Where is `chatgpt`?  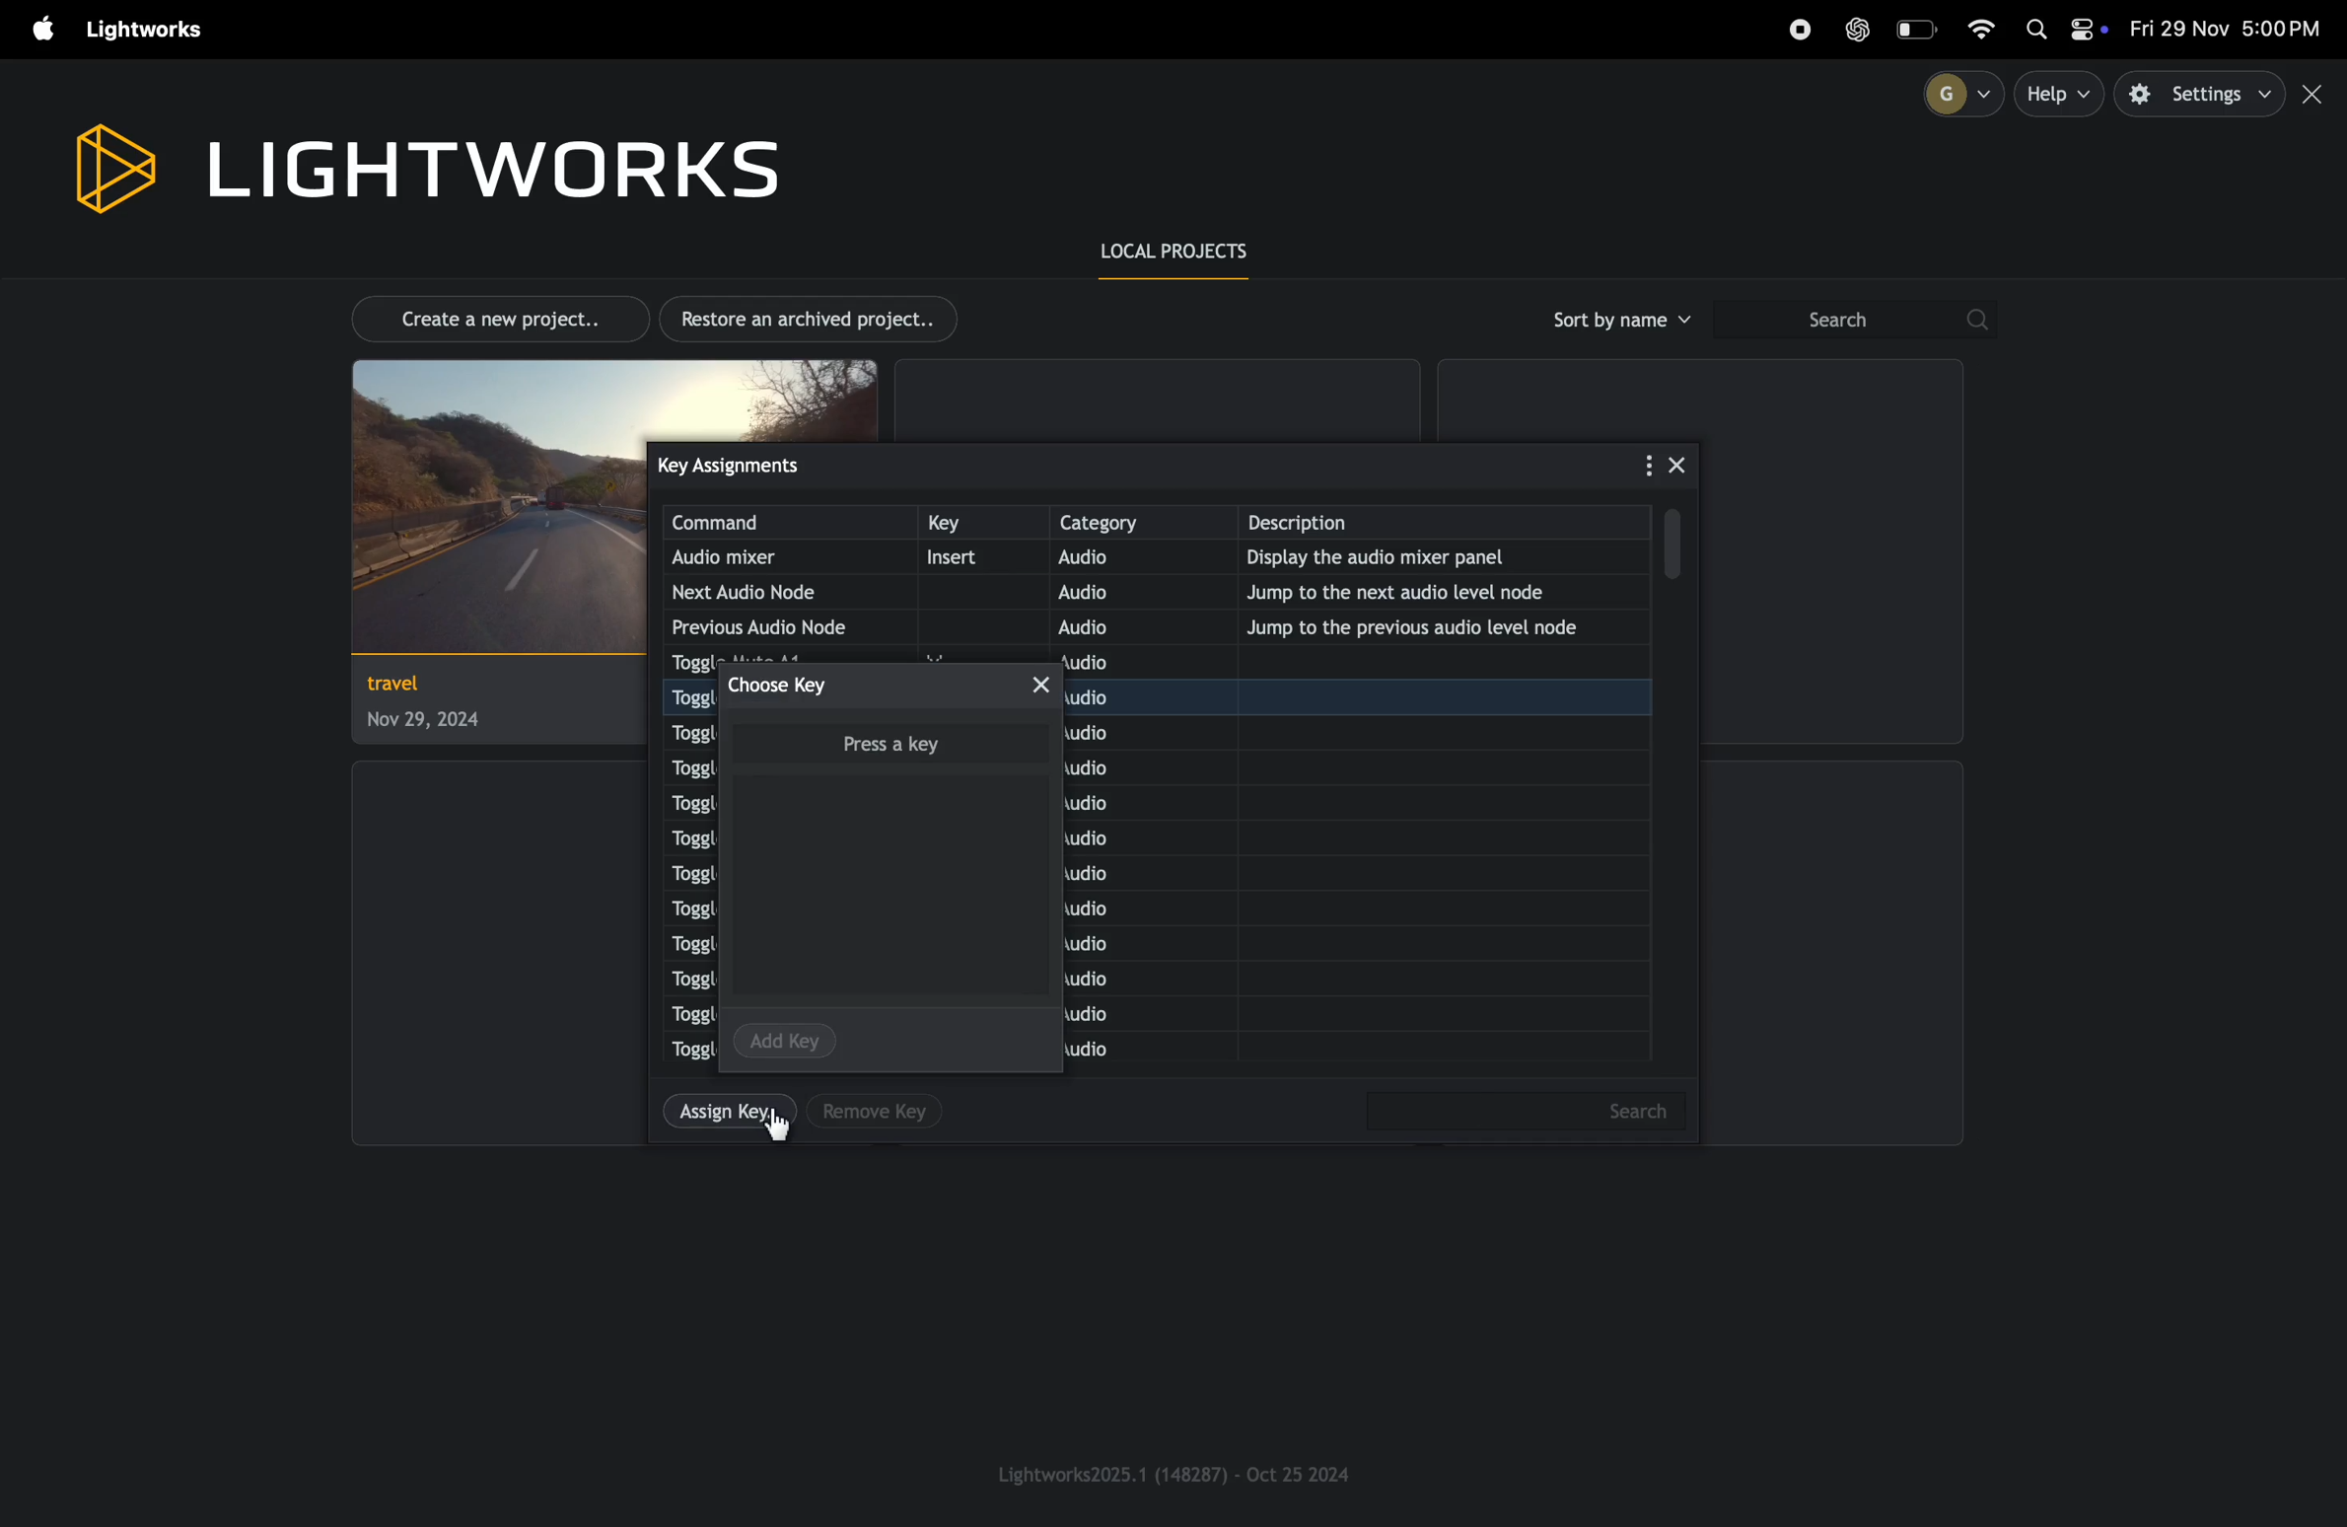
chatgpt is located at coordinates (1858, 29).